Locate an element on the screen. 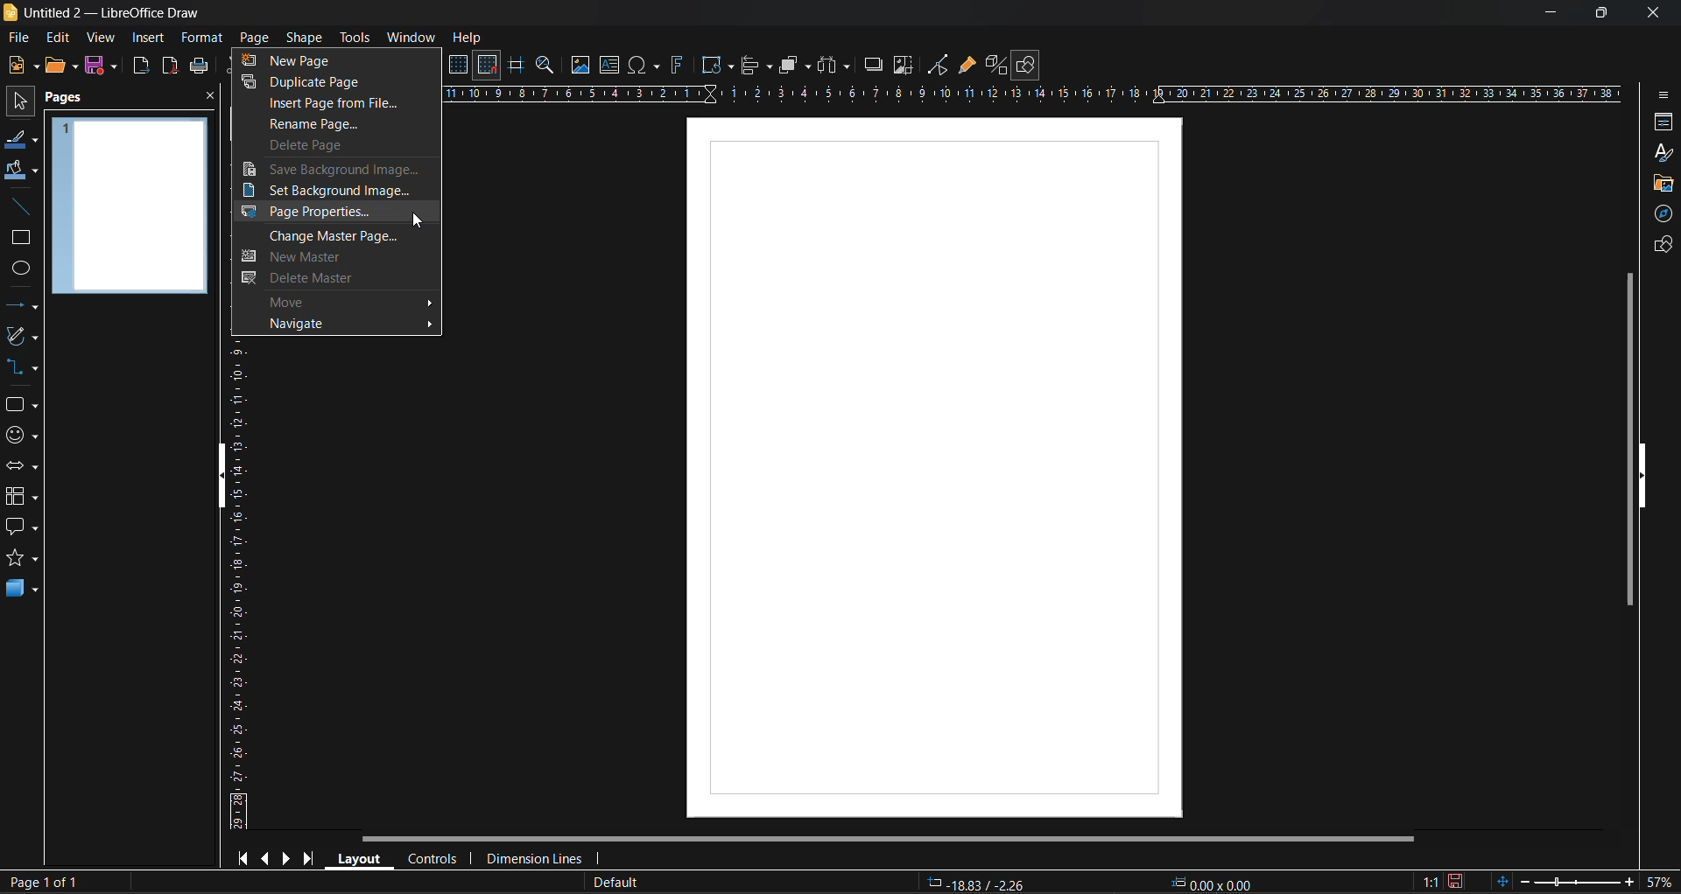 The width and height of the screenshot is (1681, 894). shapes is located at coordinates (1661, 247).